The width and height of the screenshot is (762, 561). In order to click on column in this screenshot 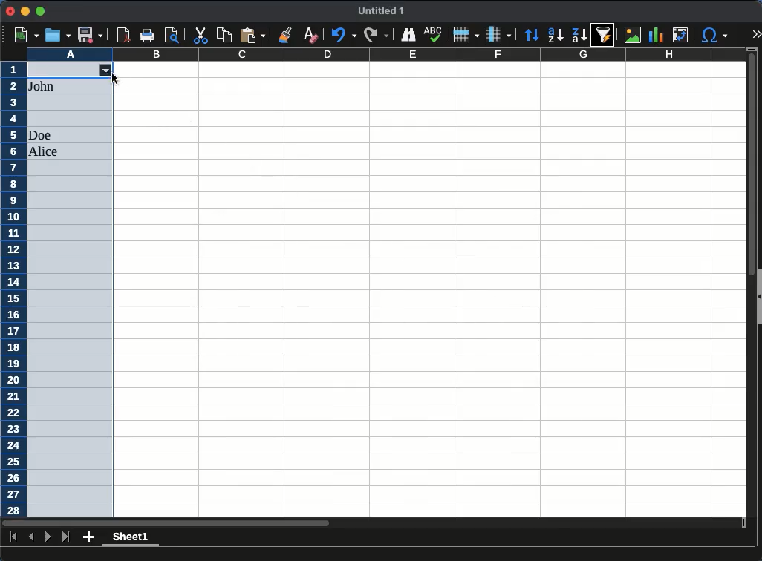, I will do `click(498, 33)`.